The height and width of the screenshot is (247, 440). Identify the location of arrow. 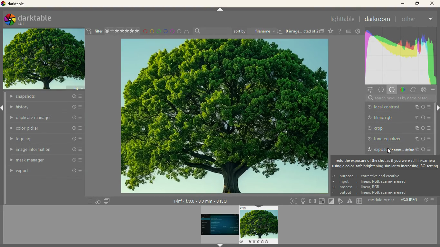
(220, 10).